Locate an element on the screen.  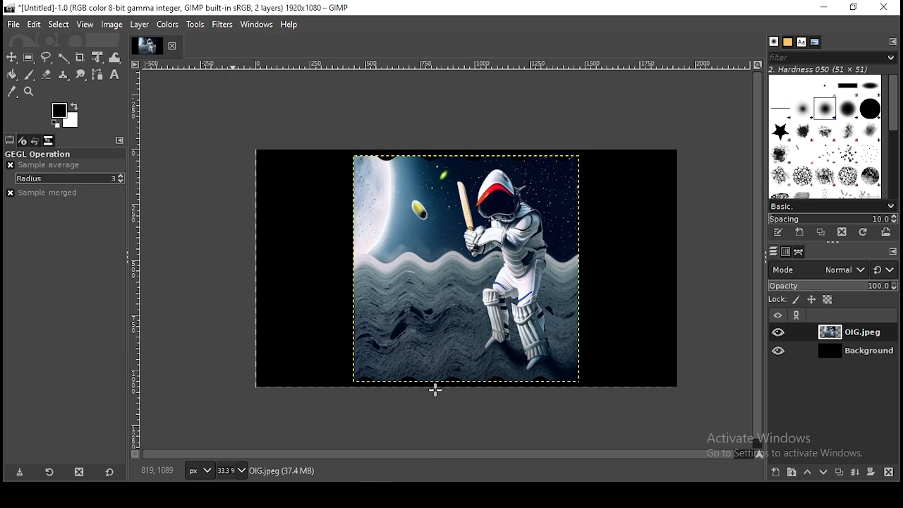
close is located at coordinates (176, 44).